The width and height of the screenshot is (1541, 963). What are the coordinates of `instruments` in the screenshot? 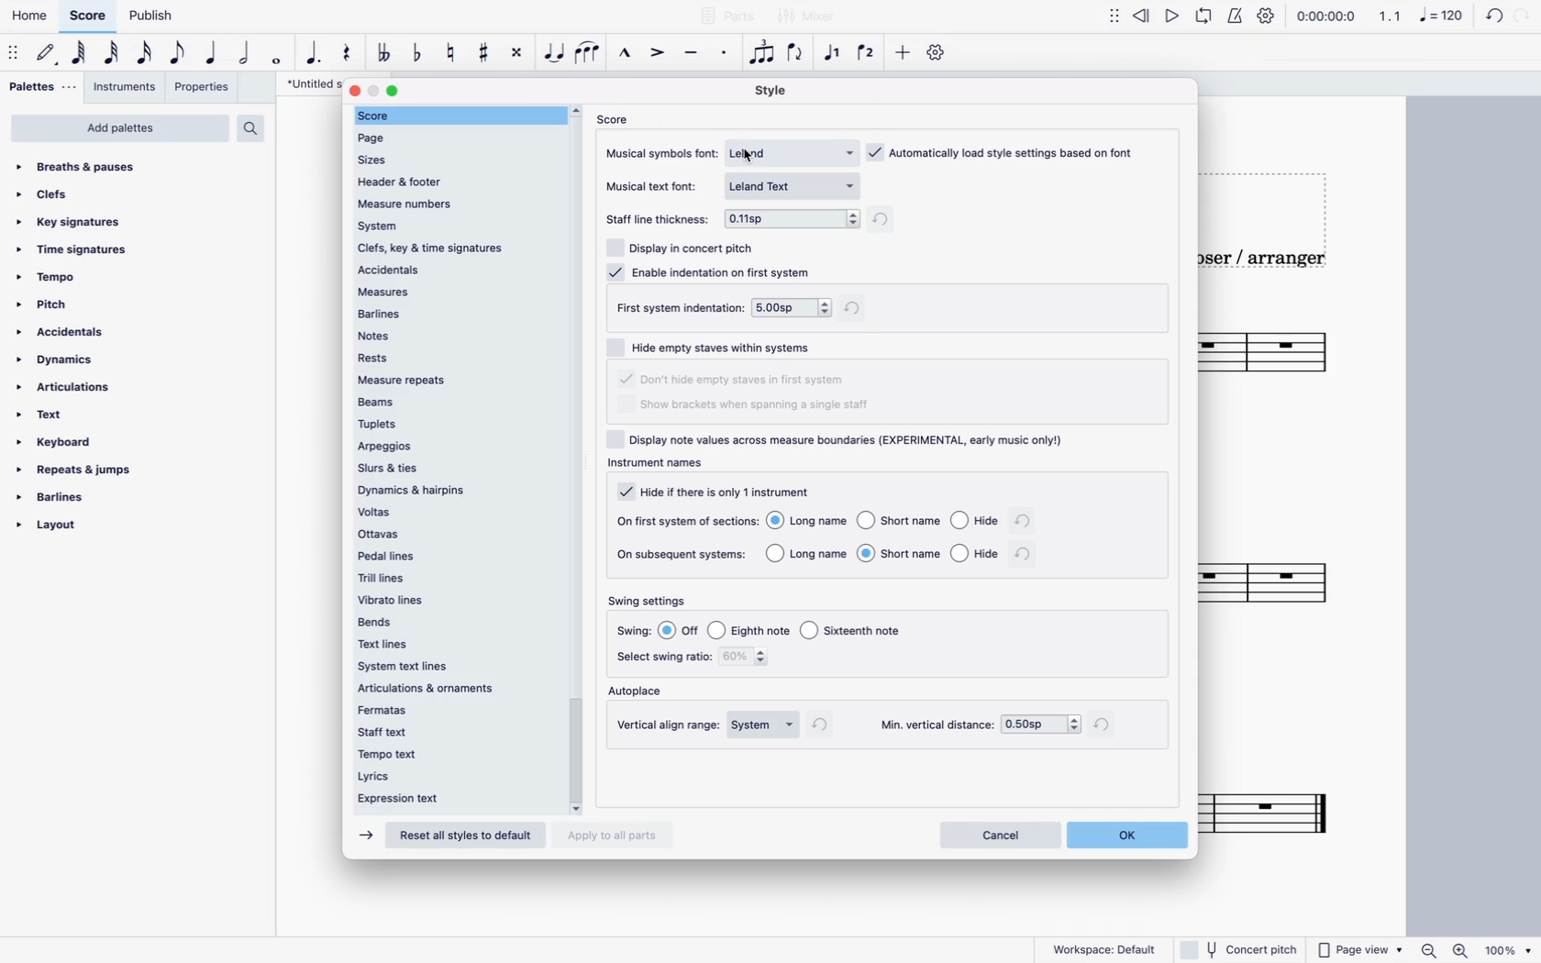 It's located at (124, 86).